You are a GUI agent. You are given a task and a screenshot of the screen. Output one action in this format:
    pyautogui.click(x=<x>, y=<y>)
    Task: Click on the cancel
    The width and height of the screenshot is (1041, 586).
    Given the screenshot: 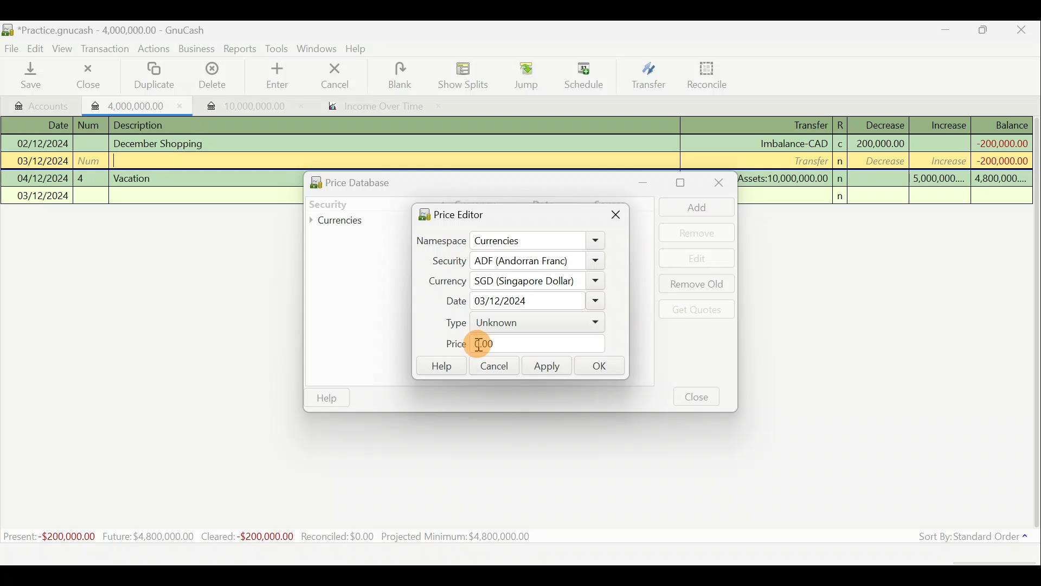 What is the action you would take?
    pyautogui.click(x=346, y=77)
    